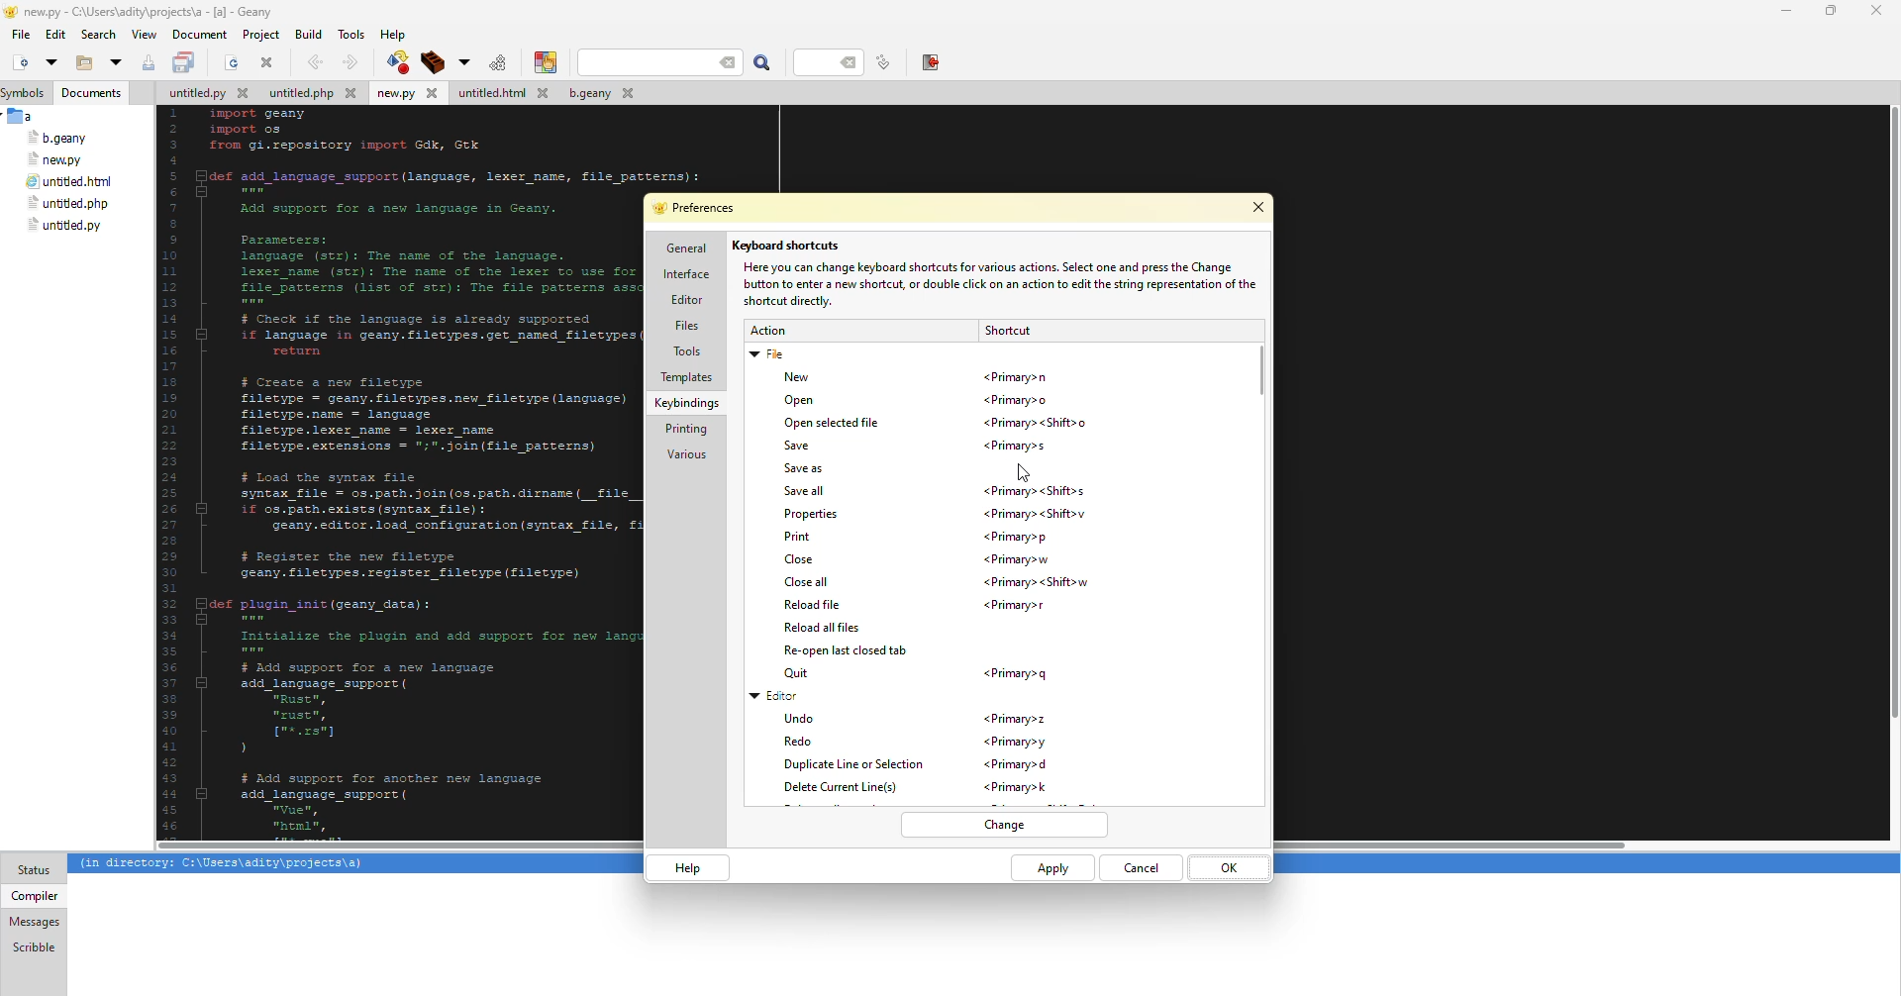 The width and height of the screenshot is (1901, 996). Describe the element at coordinates (851, 765) in the screenshot. I see `duplicate` at that location.